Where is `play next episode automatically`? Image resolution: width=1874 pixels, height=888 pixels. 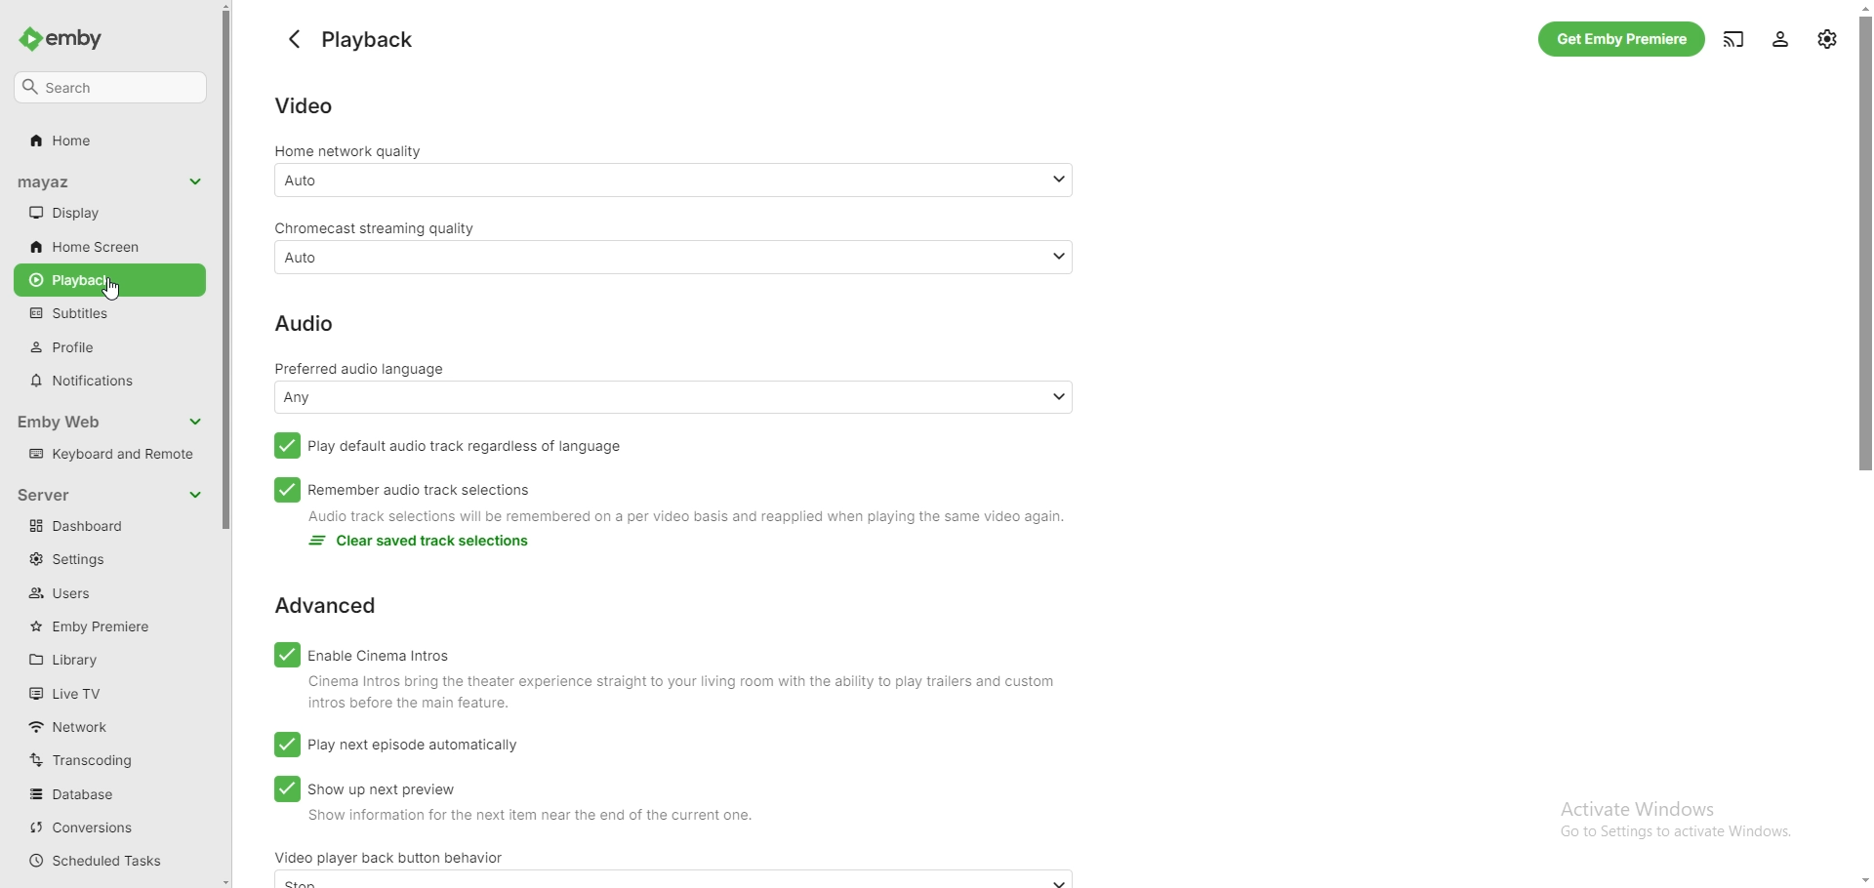
play next episode automatically is located at coordinates (396, 745).